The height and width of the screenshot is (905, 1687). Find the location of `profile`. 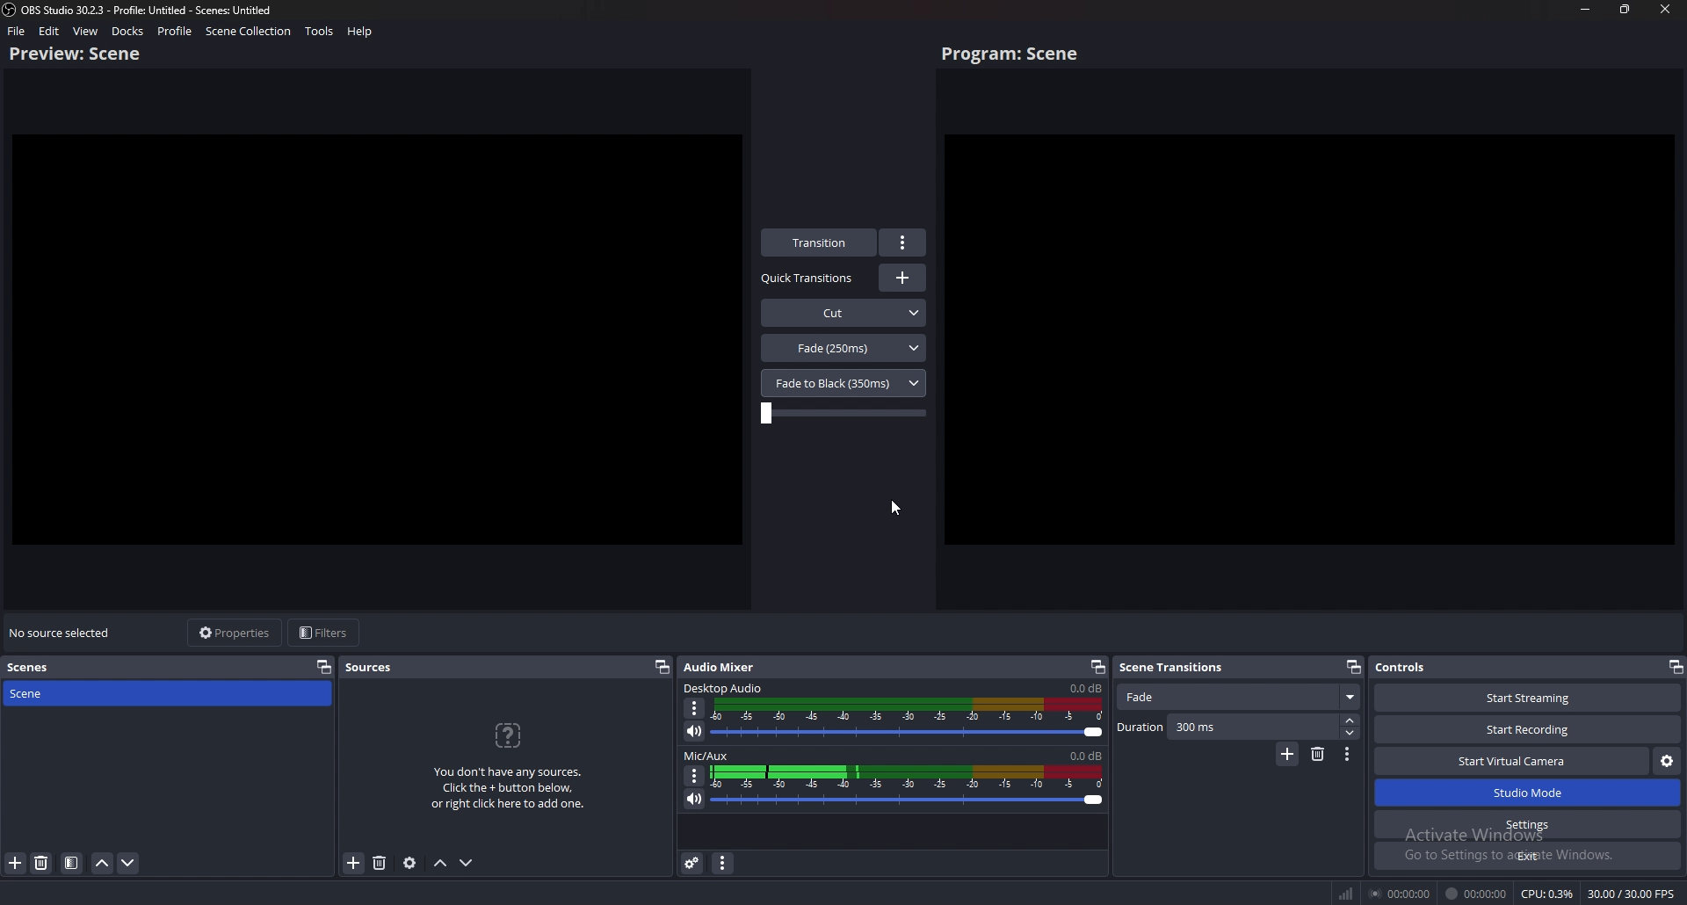

profile is located at coordinates (177, 31).